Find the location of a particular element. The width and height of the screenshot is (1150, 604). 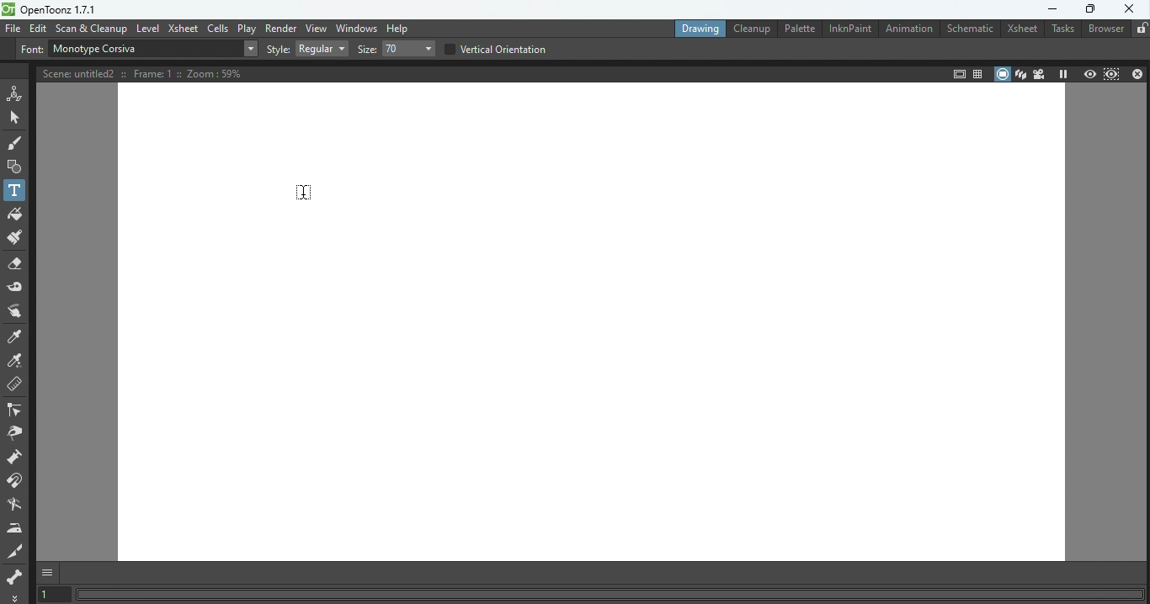

Style picker tool is located at coordinates (17, 336).